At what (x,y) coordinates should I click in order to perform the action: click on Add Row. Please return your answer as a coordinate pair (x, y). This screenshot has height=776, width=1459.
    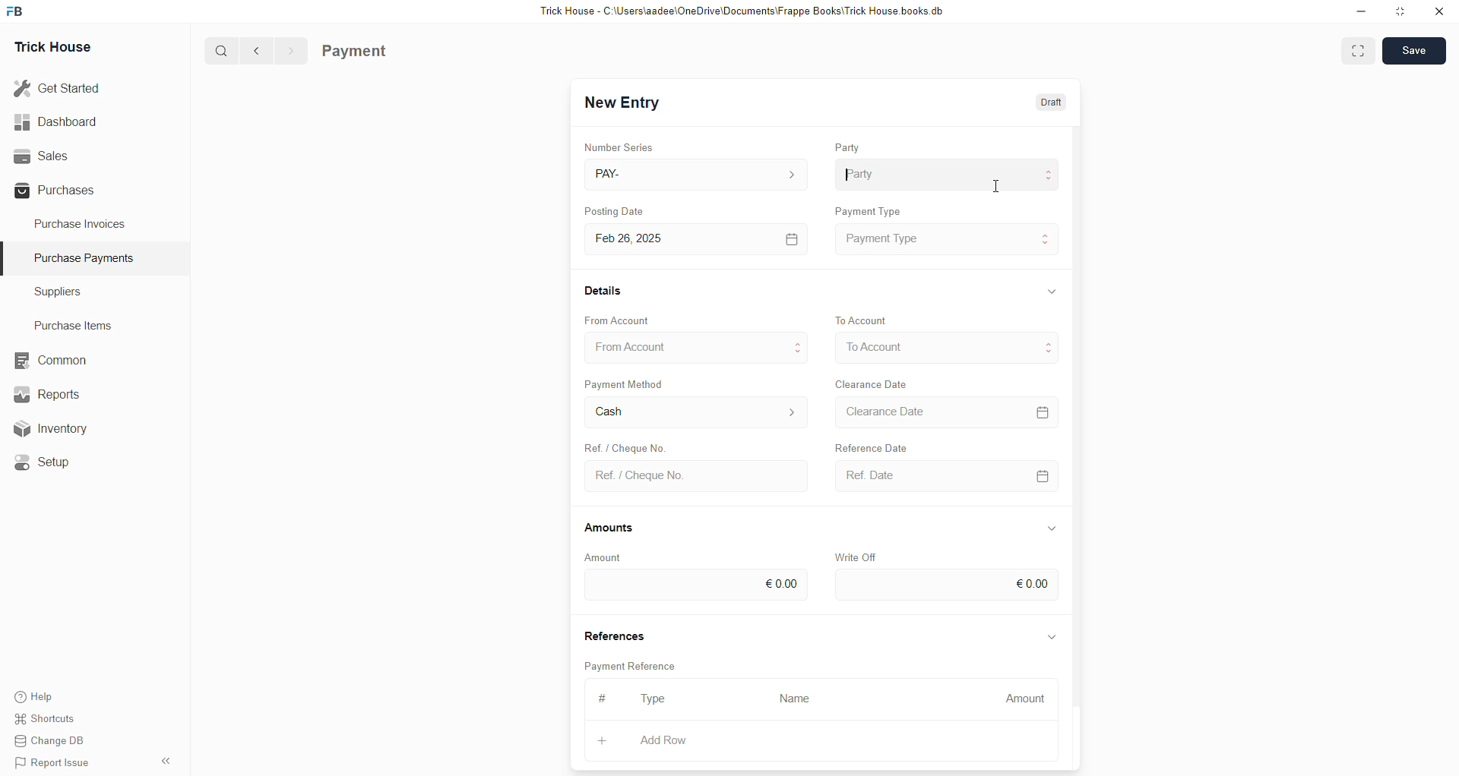
    Looking at the image, I should click on (663, 740).